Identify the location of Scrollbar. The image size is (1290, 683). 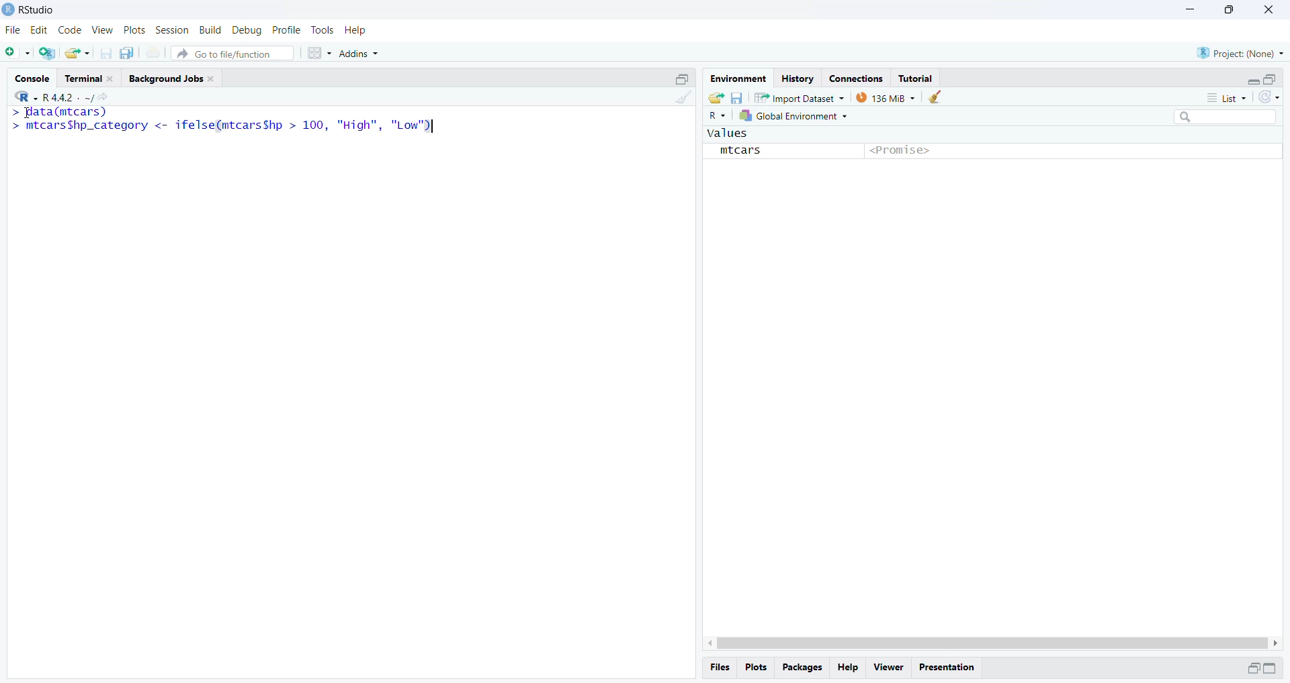
(990, 641).